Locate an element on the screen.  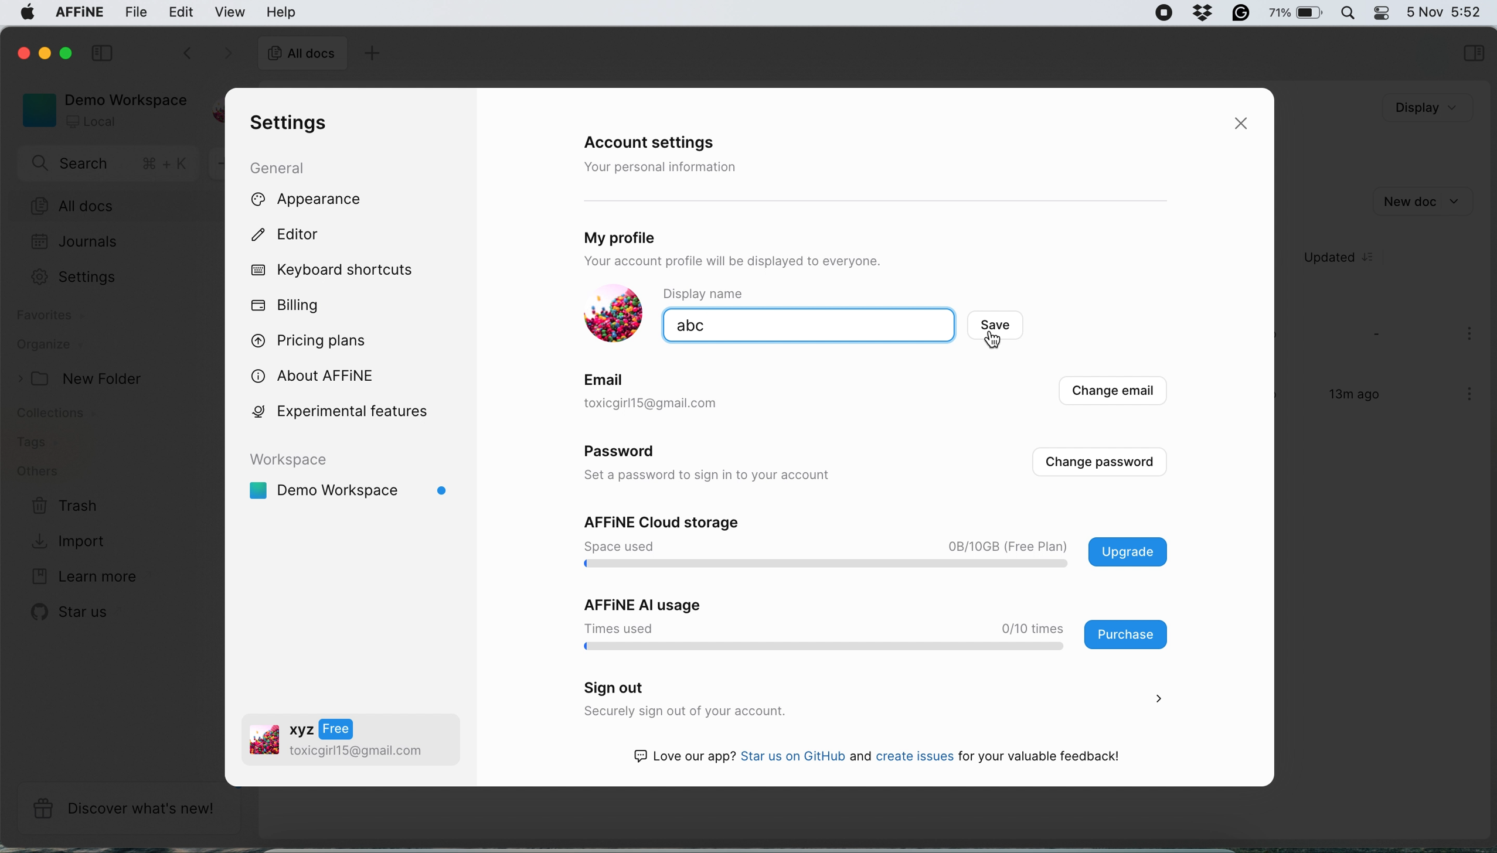
collections is located at coordinates (66, 415).